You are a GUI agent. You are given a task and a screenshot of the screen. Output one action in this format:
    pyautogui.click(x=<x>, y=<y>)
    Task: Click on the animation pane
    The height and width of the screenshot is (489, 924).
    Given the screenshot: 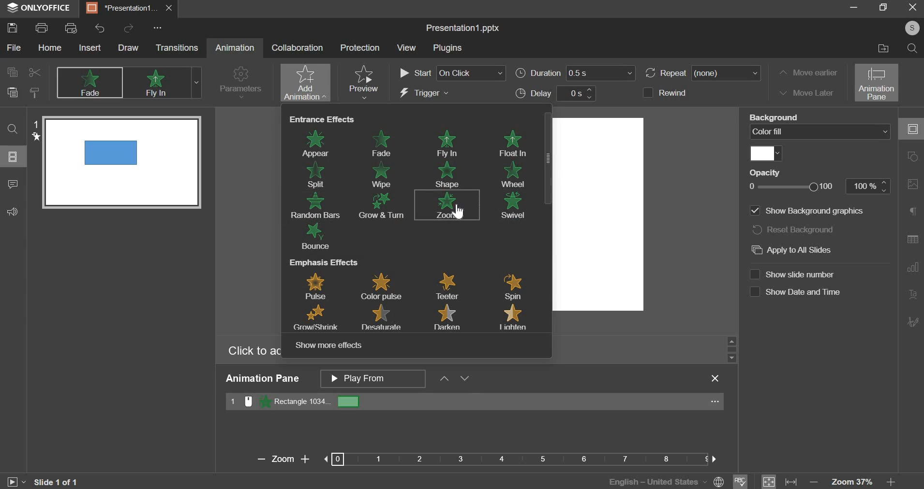 What is the action you would take?
    pyautogui.click(x=373, y=378)
    